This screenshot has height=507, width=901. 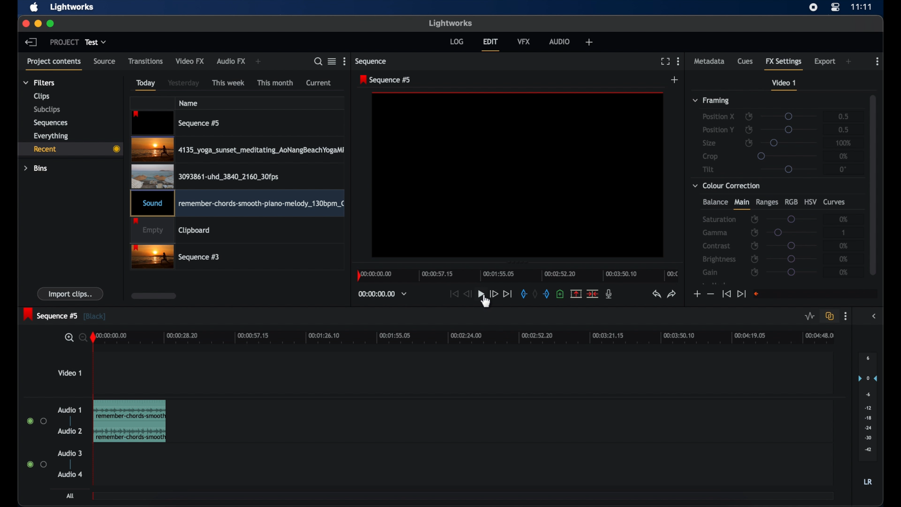 What do you see at coordinates (843, 169) in the screenshot?
I see `0` at bounding box center [843, 169].